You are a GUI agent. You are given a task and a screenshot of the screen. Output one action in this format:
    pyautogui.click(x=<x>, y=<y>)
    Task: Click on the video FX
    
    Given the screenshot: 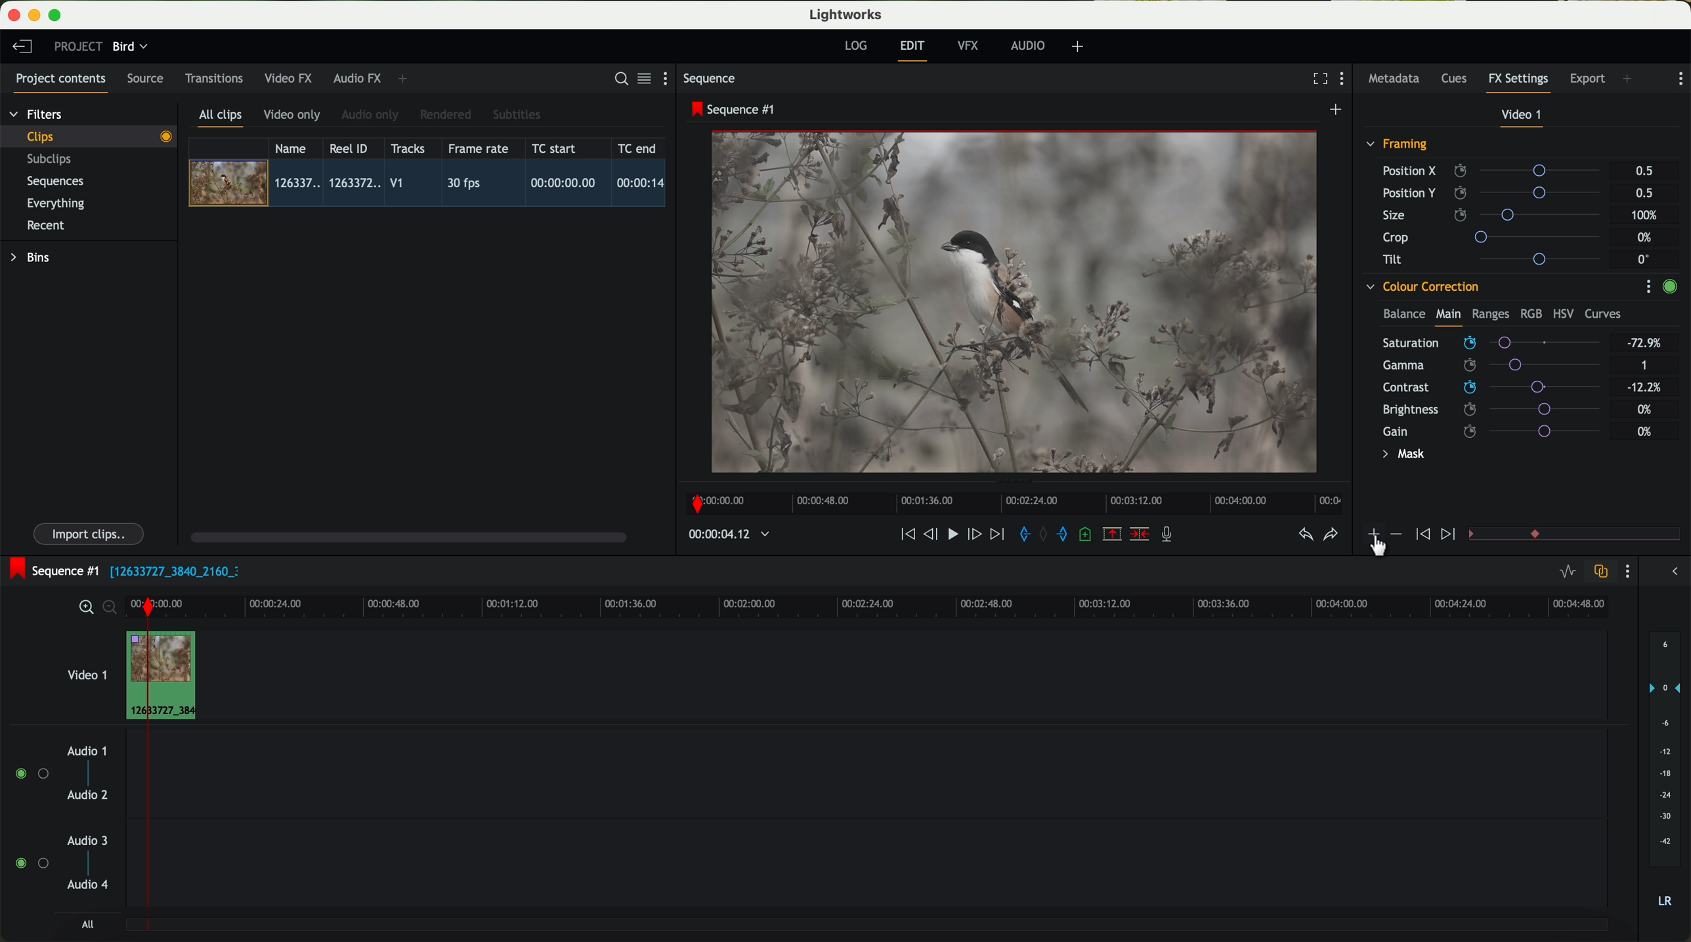 What is the action you would take?
    pyautogui.click(x=291, y=78)
    